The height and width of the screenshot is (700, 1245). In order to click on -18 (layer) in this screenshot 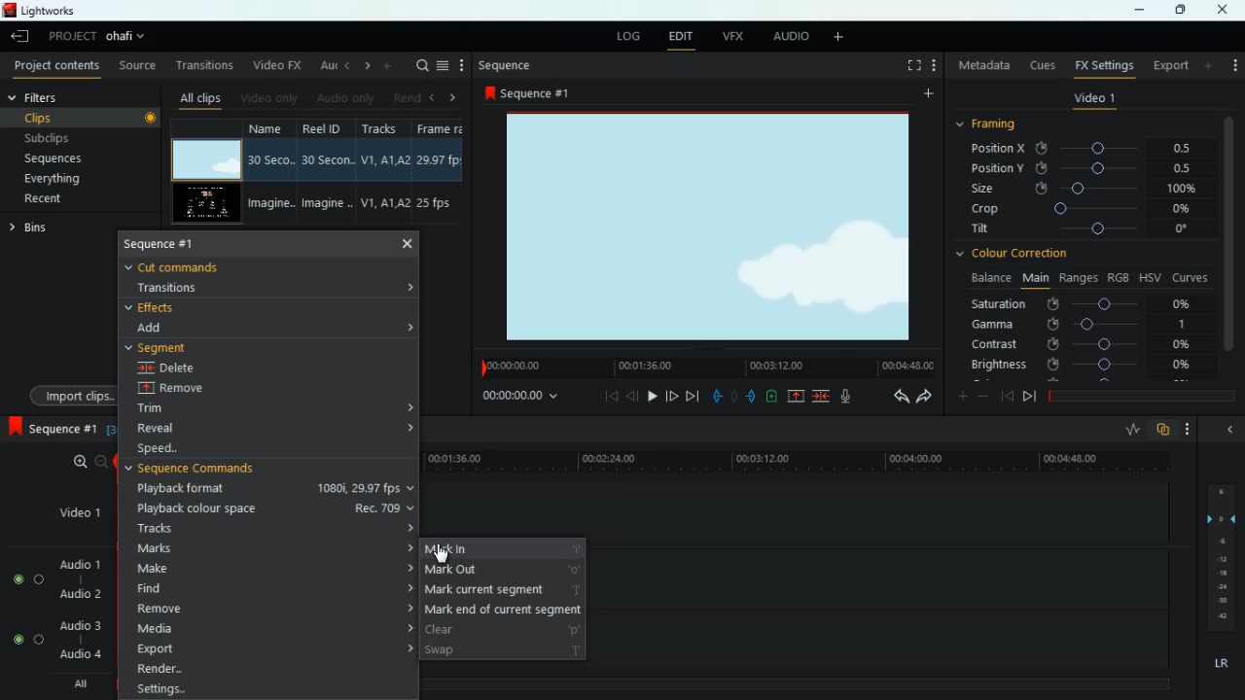, I will do `click(1223, 574)`.